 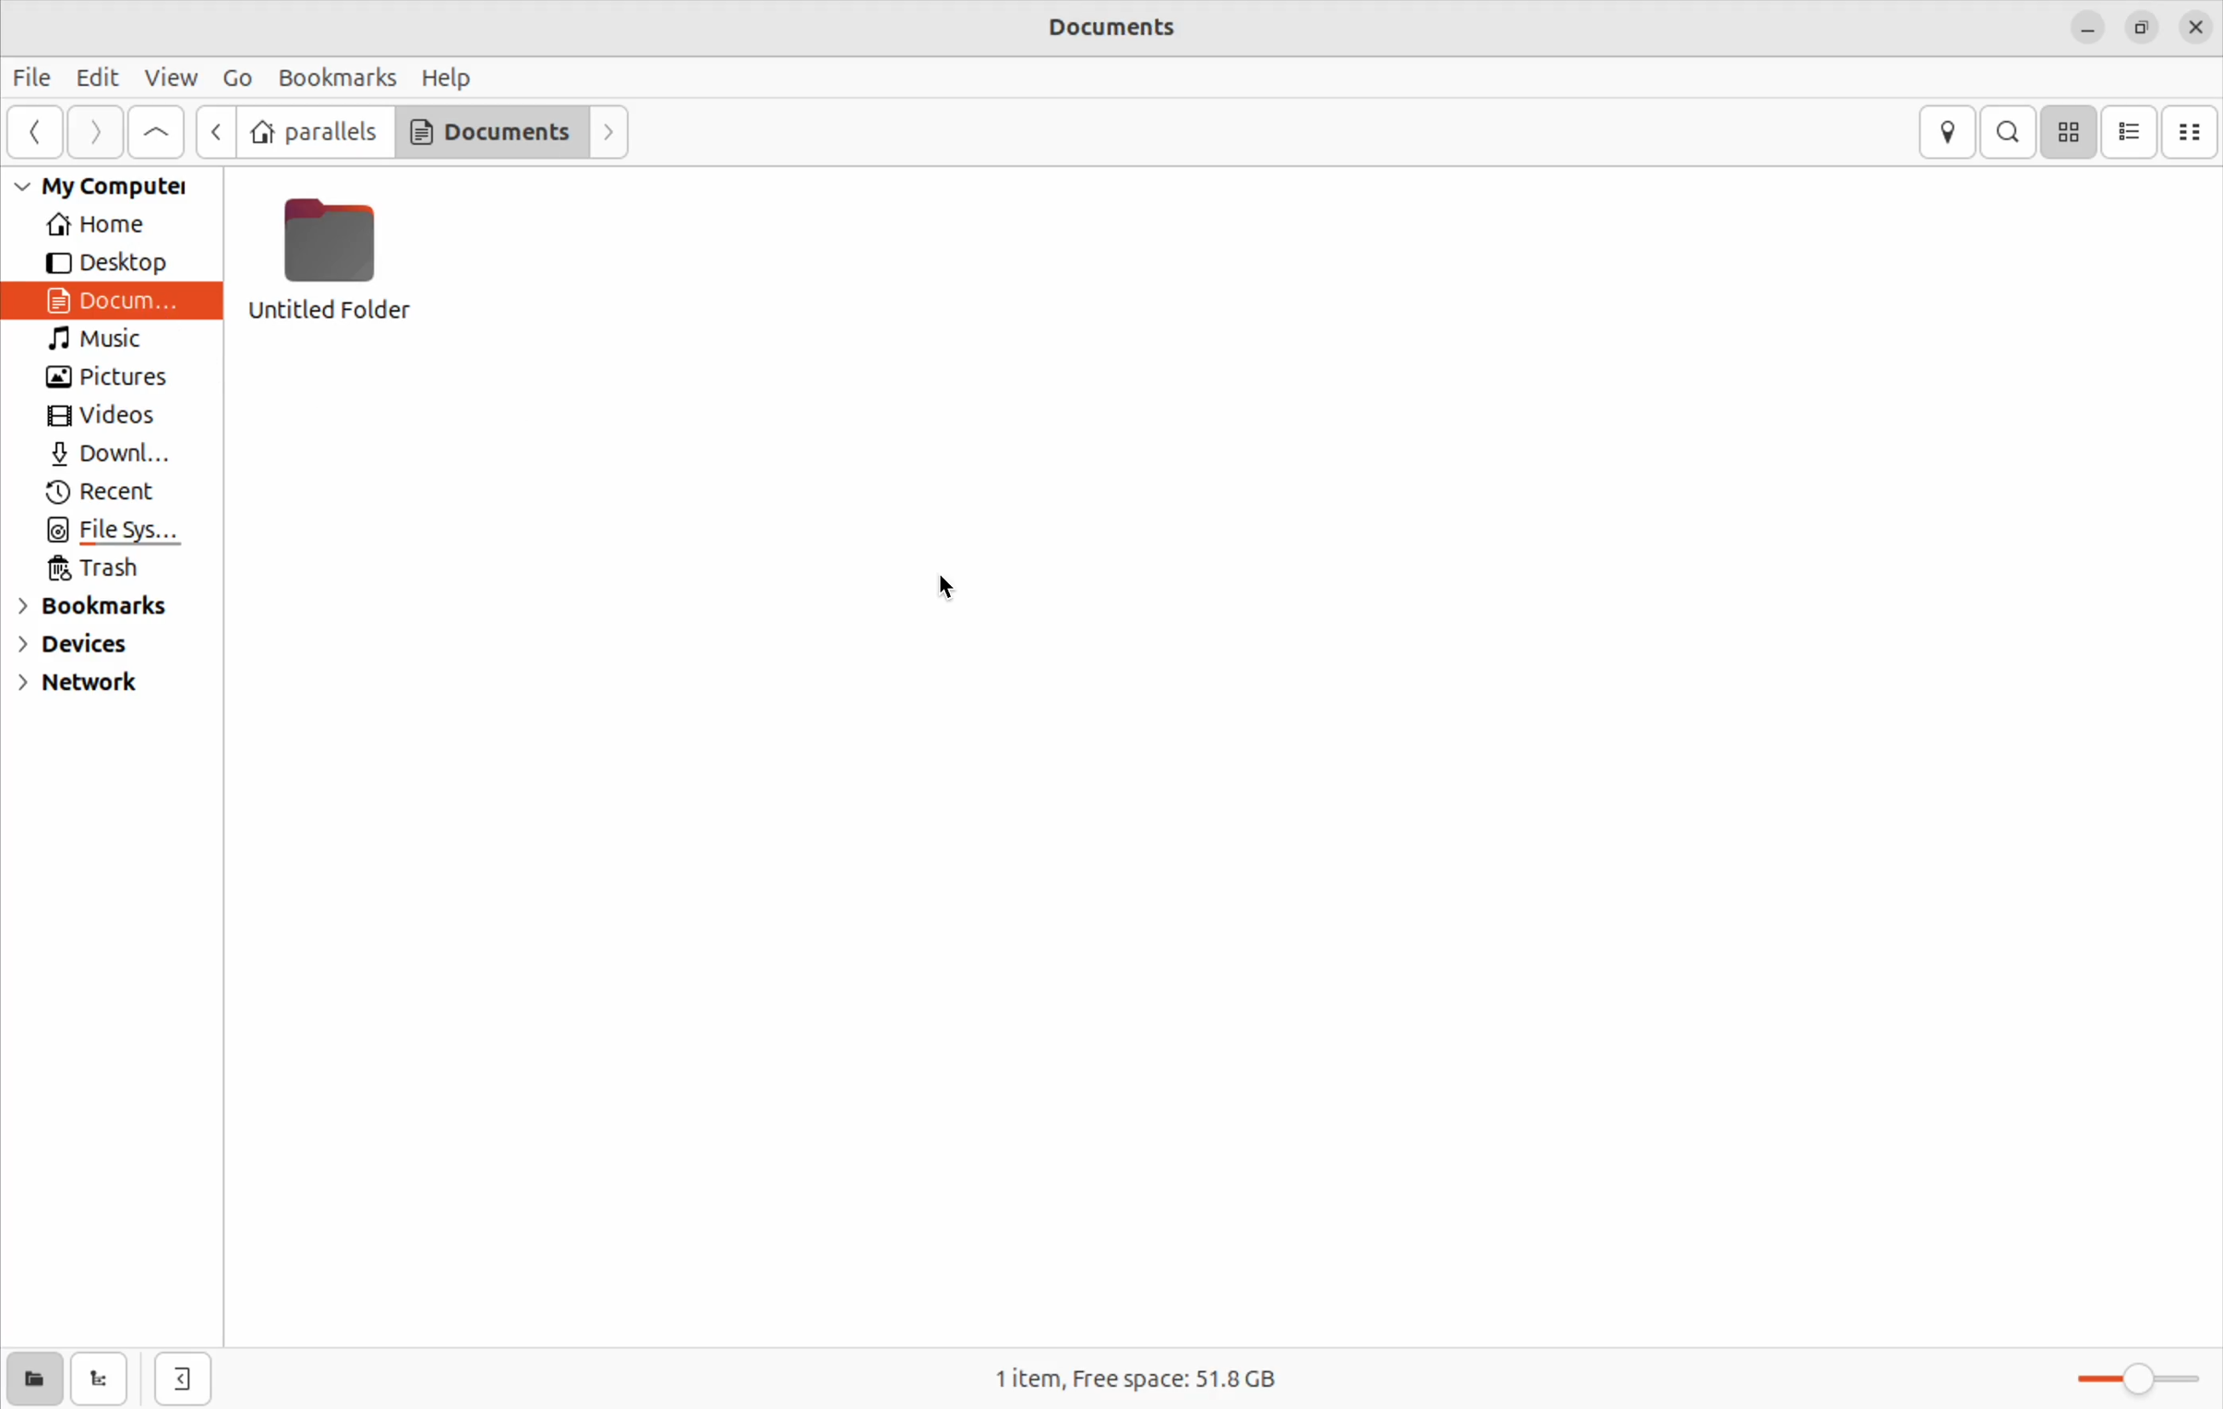 What do you see at coordinates (118, 342) in the screenshot?
I see `Music` at bounding box center [118, 342].